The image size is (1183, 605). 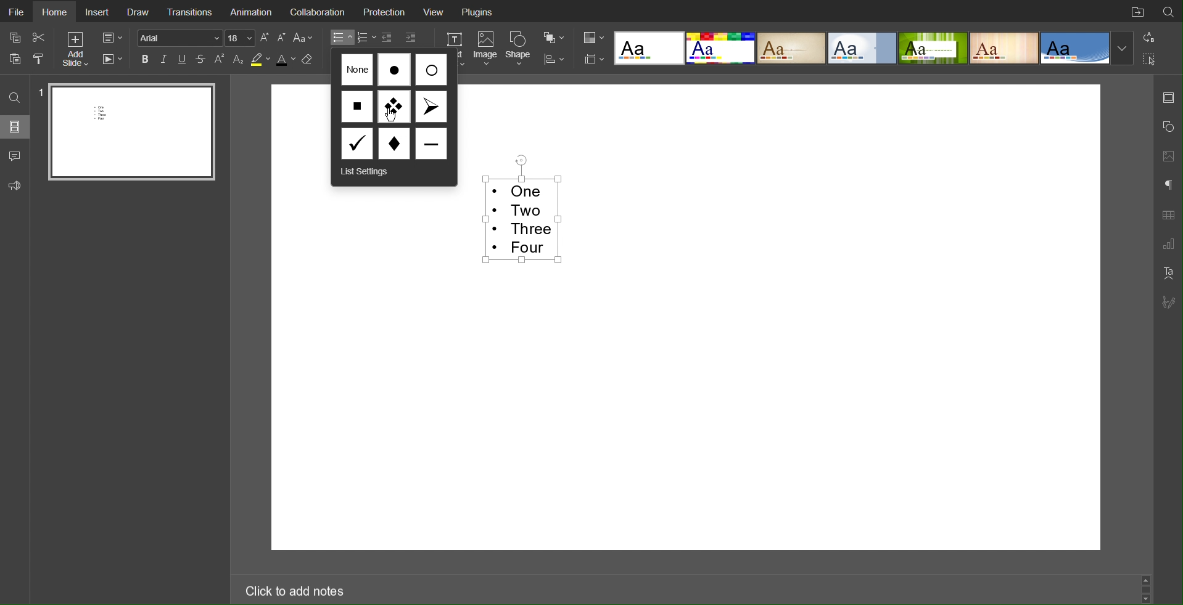 I want to click on Paragraph Settings, so click(x=1168, y=185).